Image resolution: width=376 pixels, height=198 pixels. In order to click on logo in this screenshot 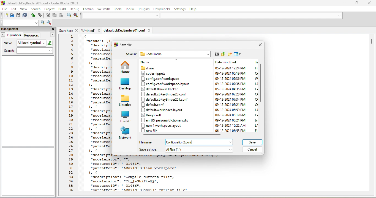, I will do `click(3, 3)`.